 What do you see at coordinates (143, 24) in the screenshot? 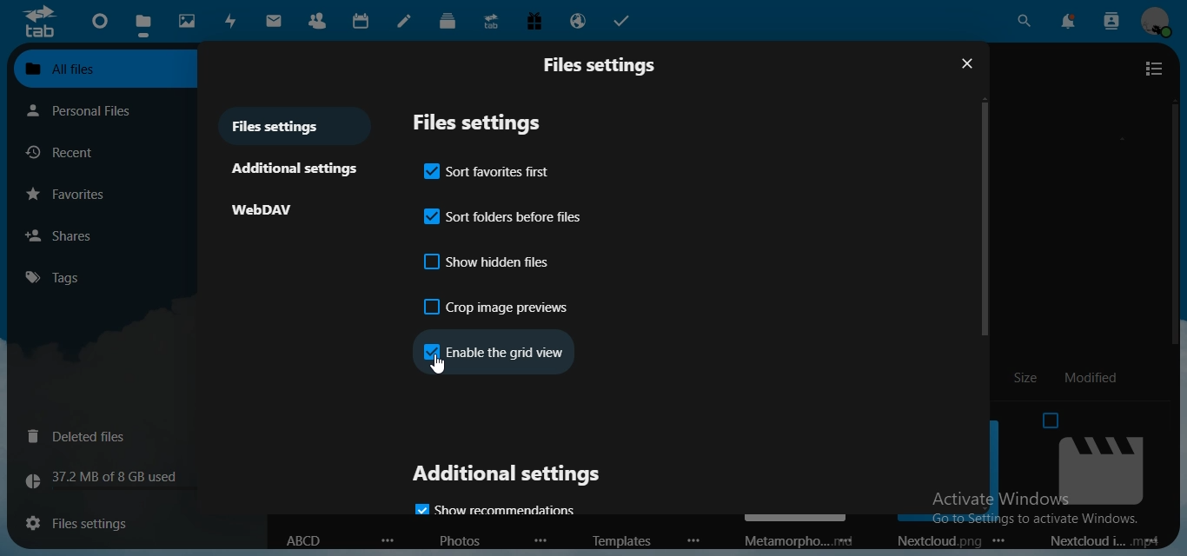
I see `files` at bounding box center [143, 24].